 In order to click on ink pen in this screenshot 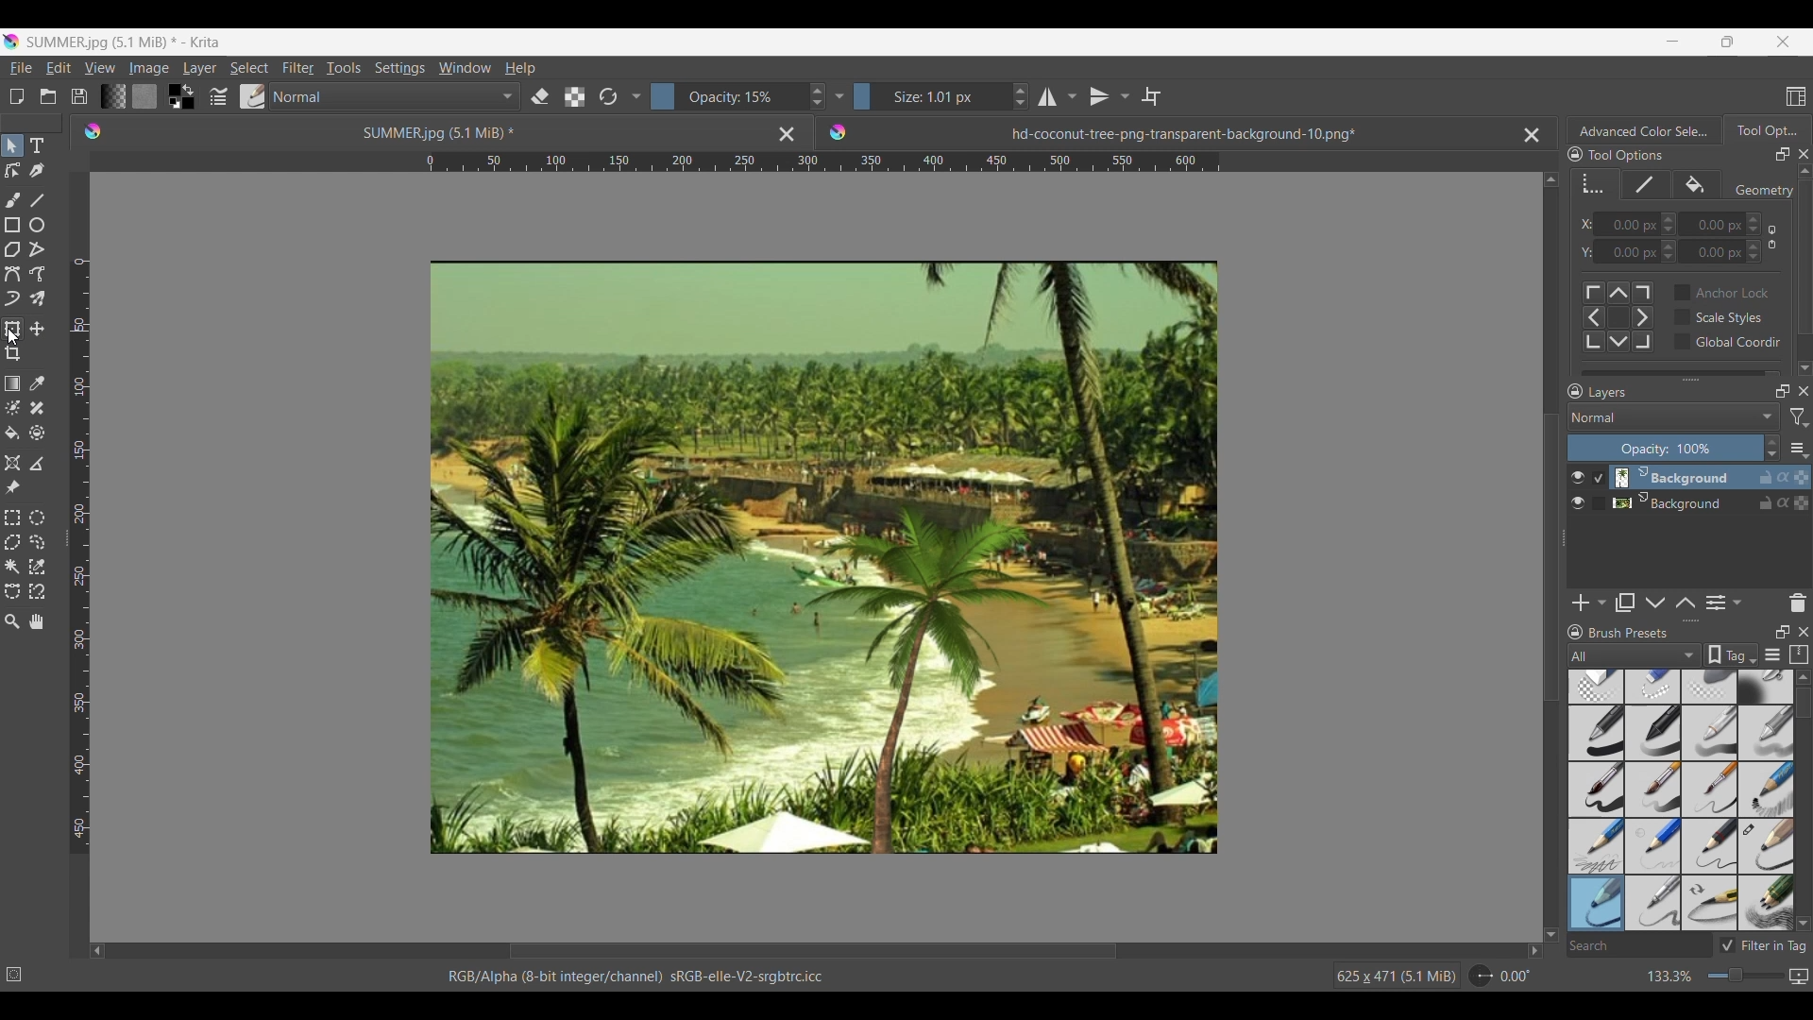, I will do `click(1767, 906)`.